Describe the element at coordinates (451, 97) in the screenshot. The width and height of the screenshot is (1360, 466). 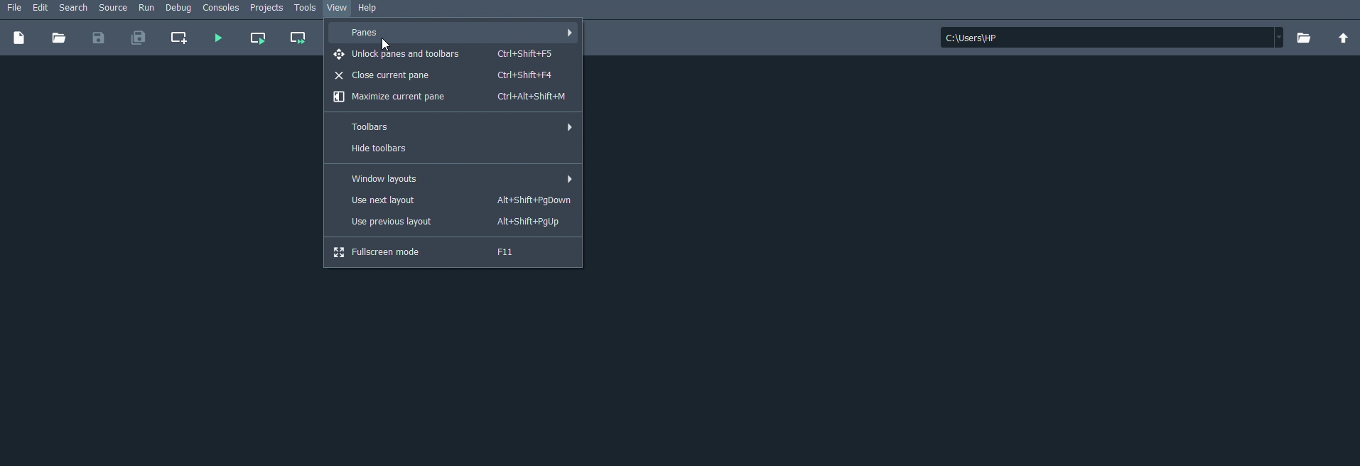
I see `Maximize current pane` at that location.